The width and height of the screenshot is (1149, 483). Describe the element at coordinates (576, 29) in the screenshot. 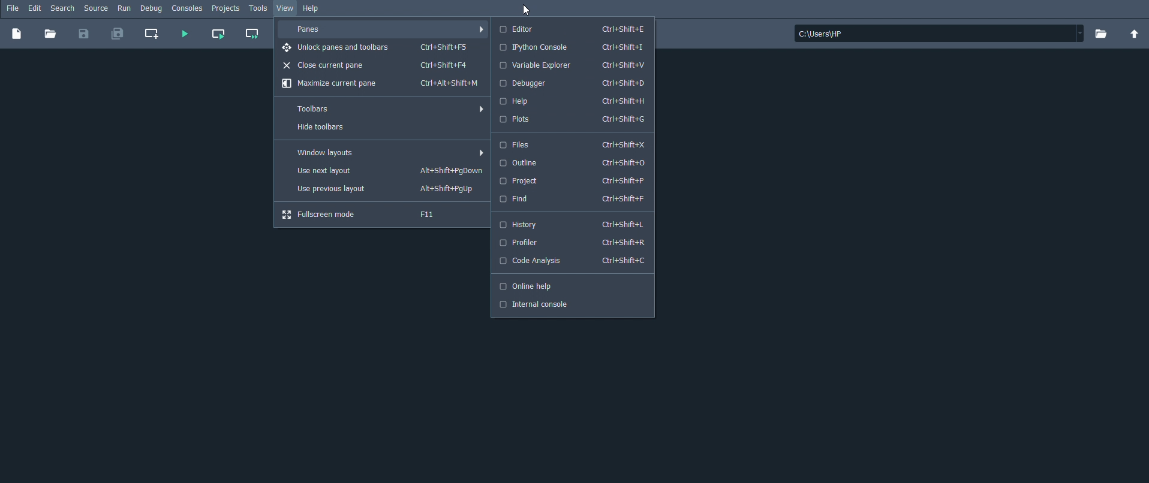

I see `Editor` at that location.